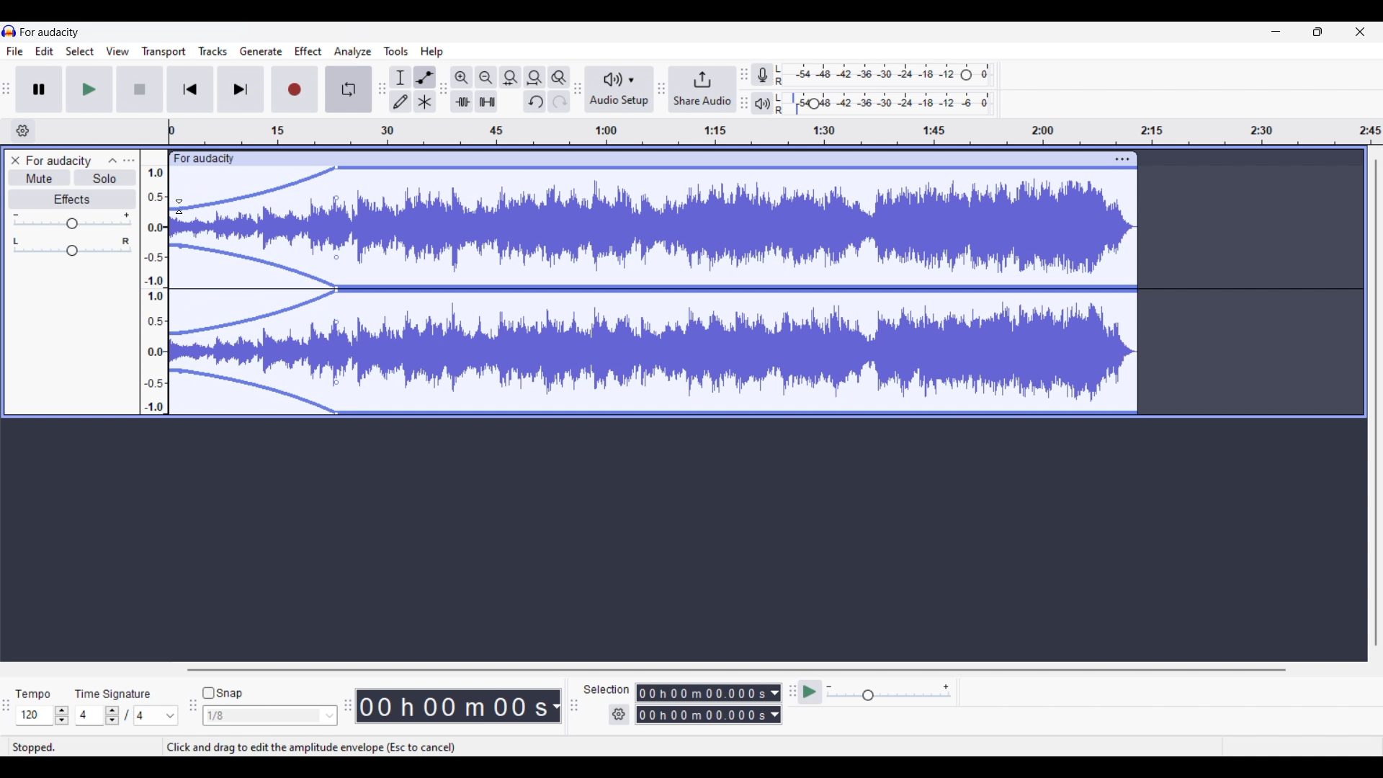 The height and width of the screenshot is (778, 1383). Describe the element at coordinates (555, 707) in the screenshot. I see `Duration measurement options` at that location.